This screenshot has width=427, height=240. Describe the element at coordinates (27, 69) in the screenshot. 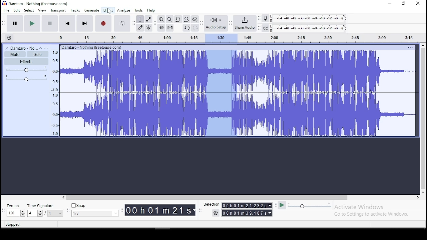

I see `volume` at that location.